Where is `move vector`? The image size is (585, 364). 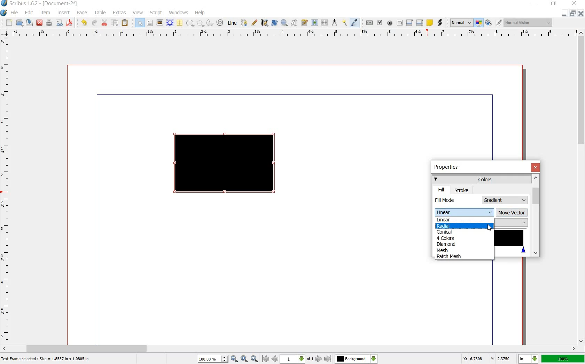 move vector is located at coordinates (512, 213).